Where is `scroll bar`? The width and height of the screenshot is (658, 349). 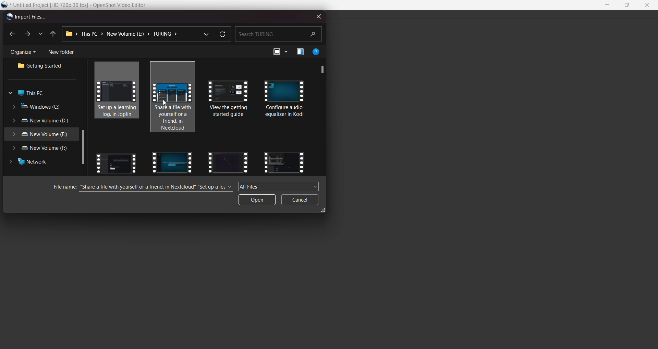 scroll bar is located at coordinates (83, 148).